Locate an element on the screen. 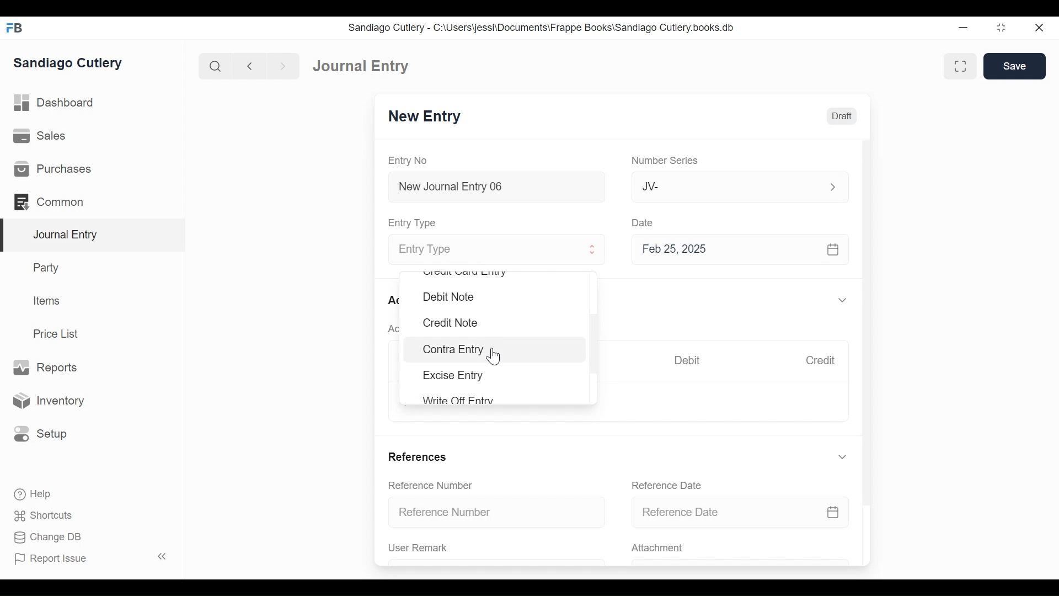 This screenshot has width=1059, height=596. Toggle between form and full width is located at coordinates (960, 66).